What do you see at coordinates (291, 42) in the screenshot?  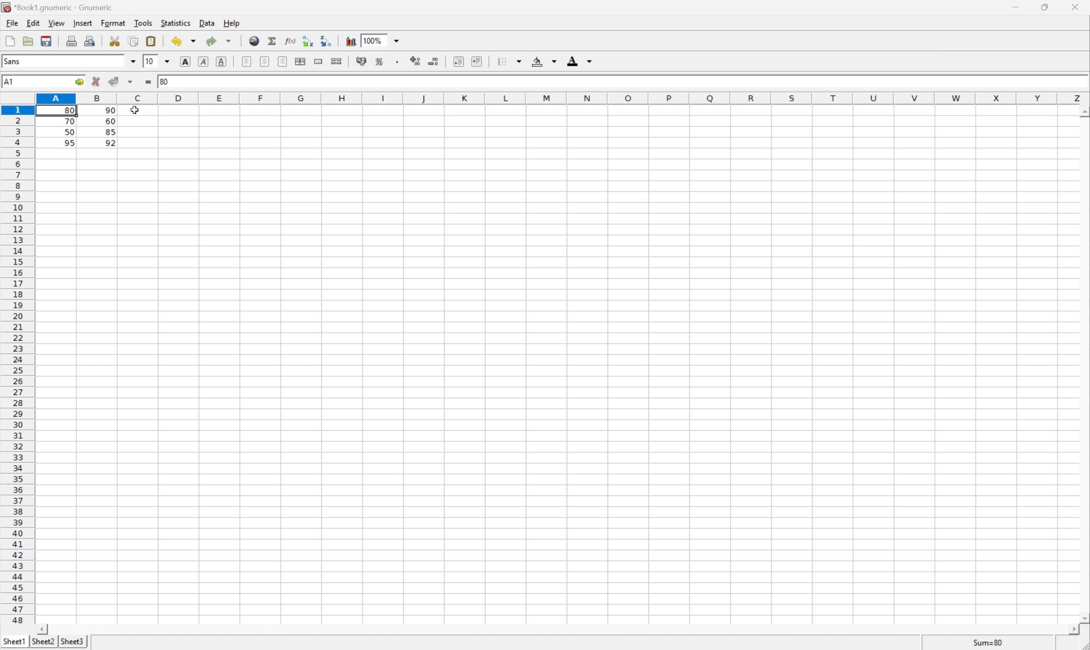 I see `Edit a function in the current cell` at bounding box center [291, 42].